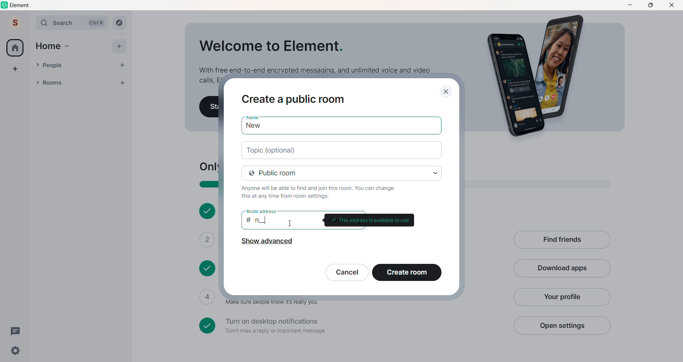 The height and width of the screenshot is (362, 683). What do you see at coordinates (15, 22) in the screenshot?
I see `Account` at bounding box center [15, 22].